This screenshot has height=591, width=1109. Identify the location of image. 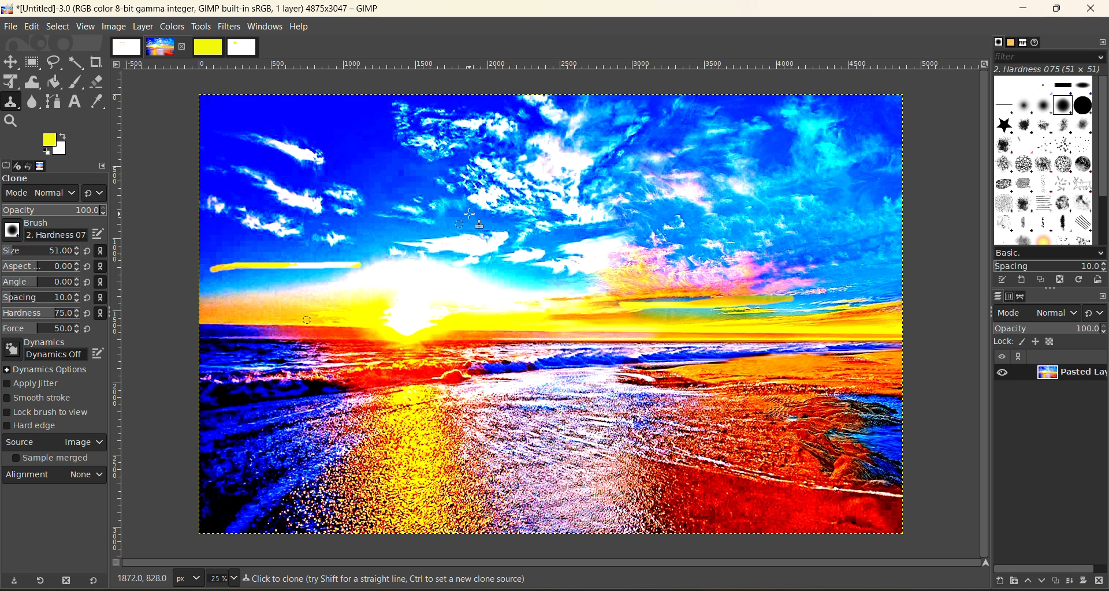
(159, 47).